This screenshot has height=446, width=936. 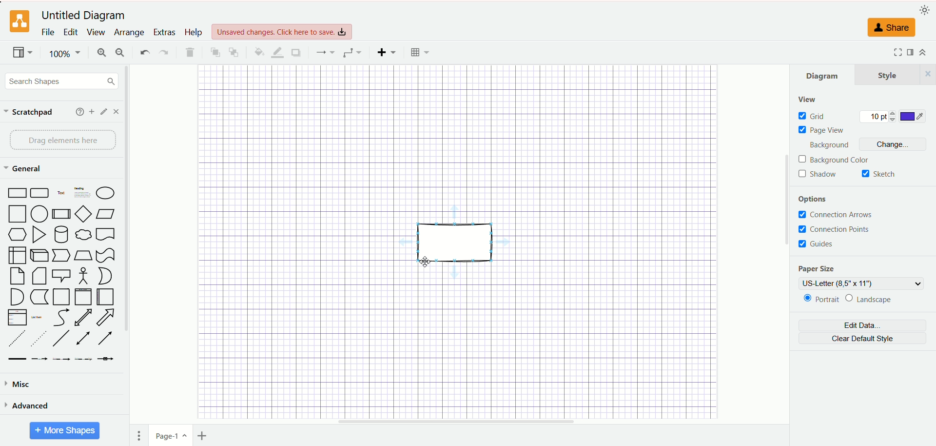 I want to click on grid, so click(x=814, y=116).